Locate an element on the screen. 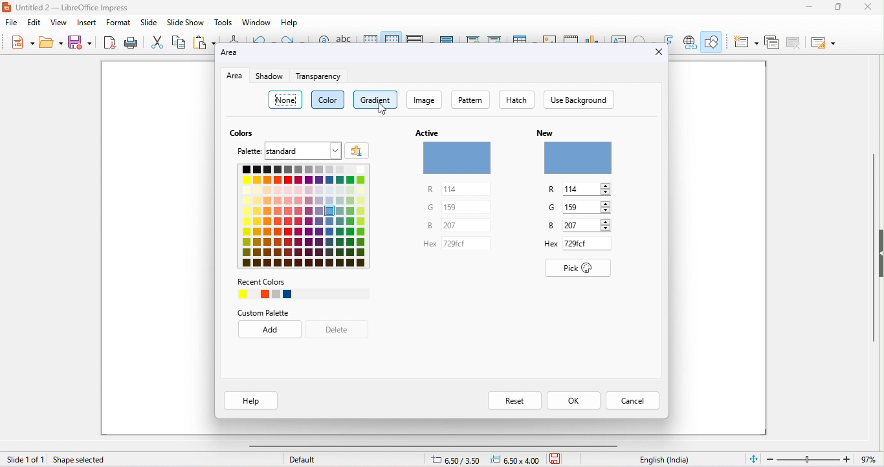 This screenshot has width=884, height=467. print is located at coordinates (130, 41).